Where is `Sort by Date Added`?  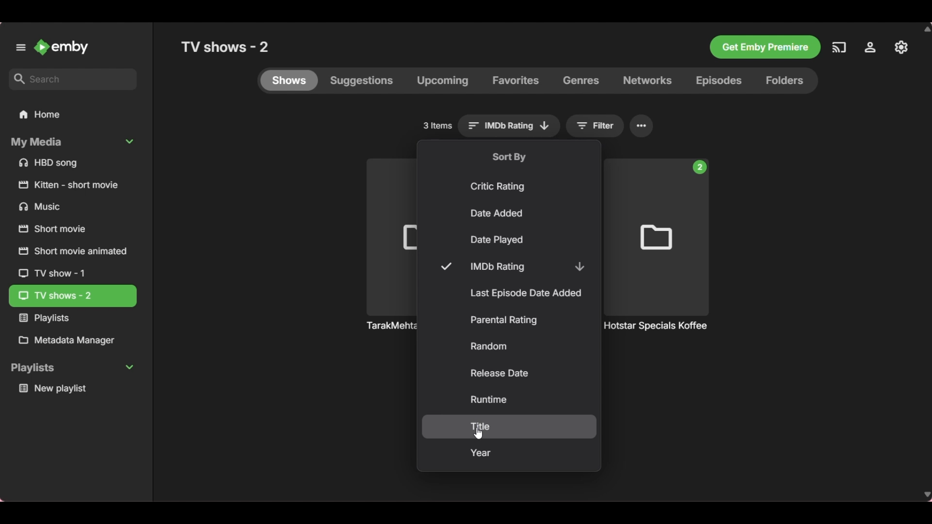 Sort by Date Added is located at coordinates (510, 213).